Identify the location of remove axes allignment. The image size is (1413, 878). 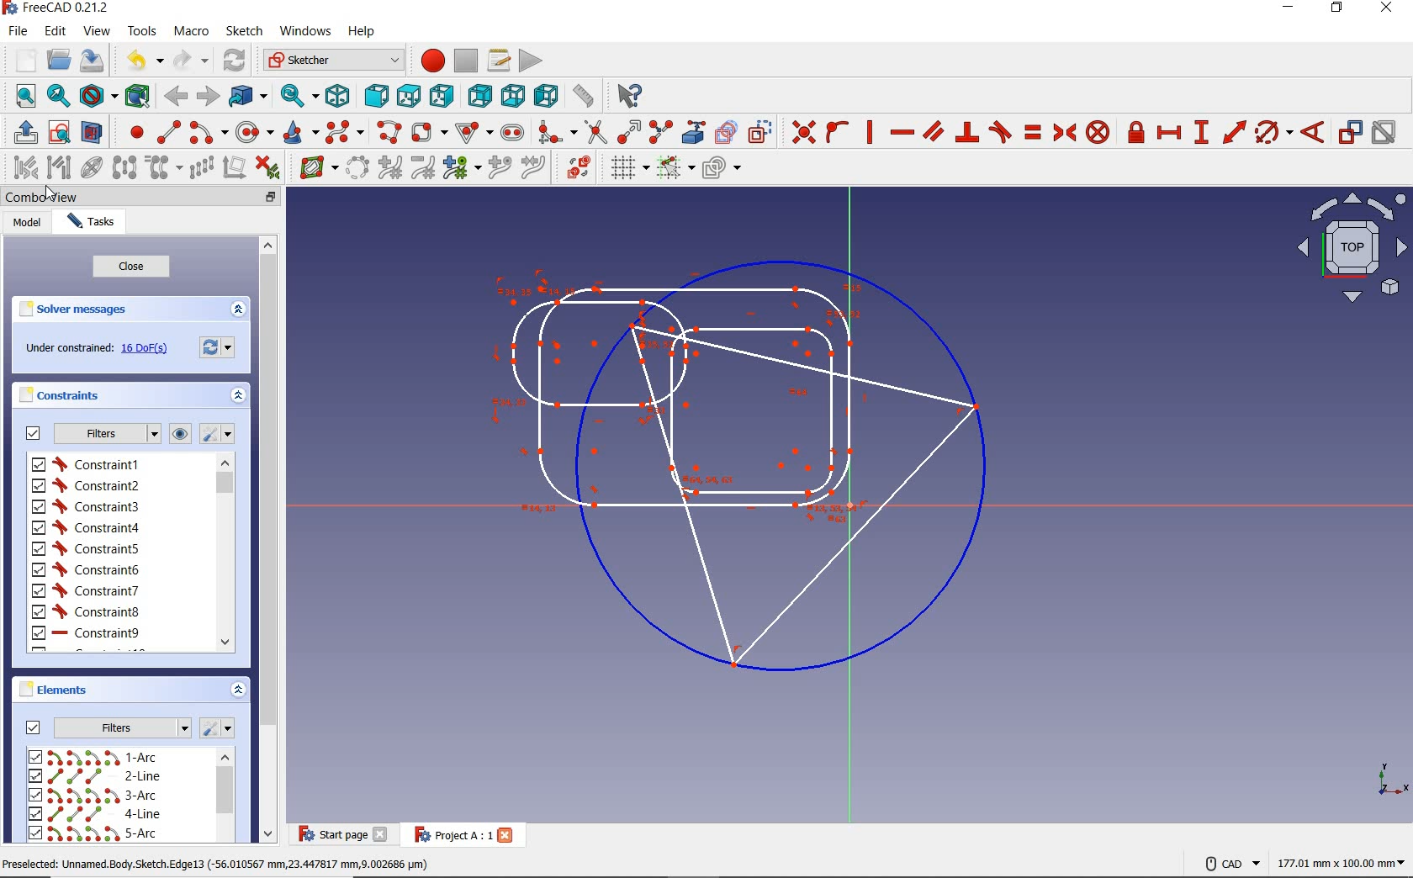
(238, 169).